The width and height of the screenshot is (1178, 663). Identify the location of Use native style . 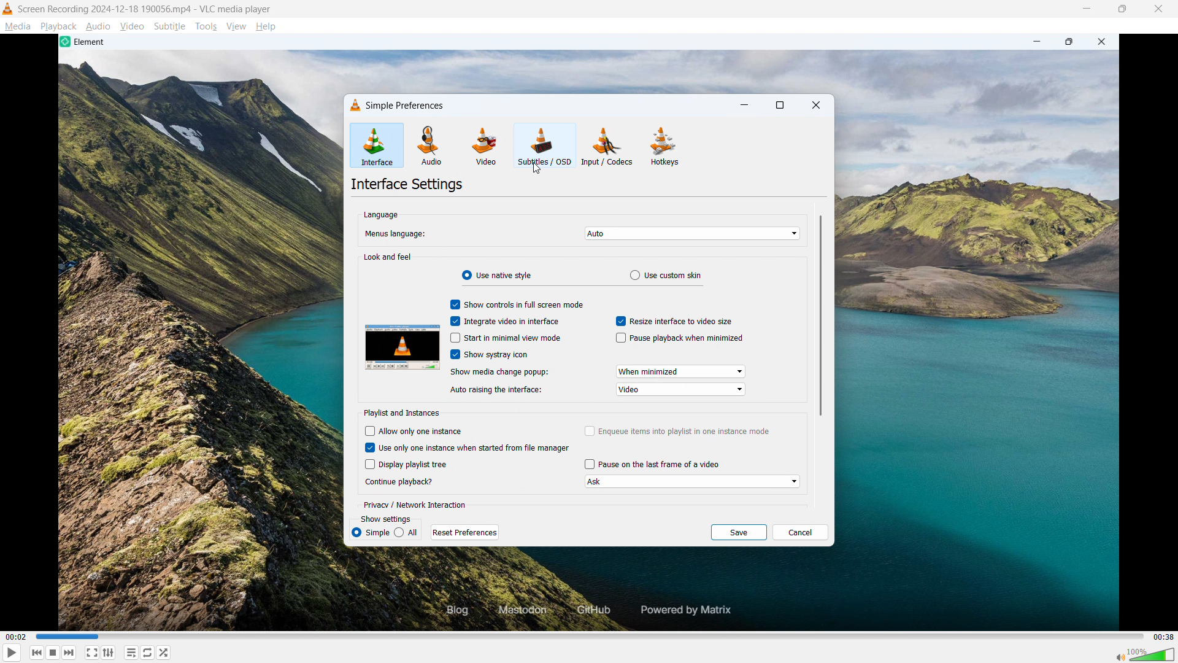
(496, 275).